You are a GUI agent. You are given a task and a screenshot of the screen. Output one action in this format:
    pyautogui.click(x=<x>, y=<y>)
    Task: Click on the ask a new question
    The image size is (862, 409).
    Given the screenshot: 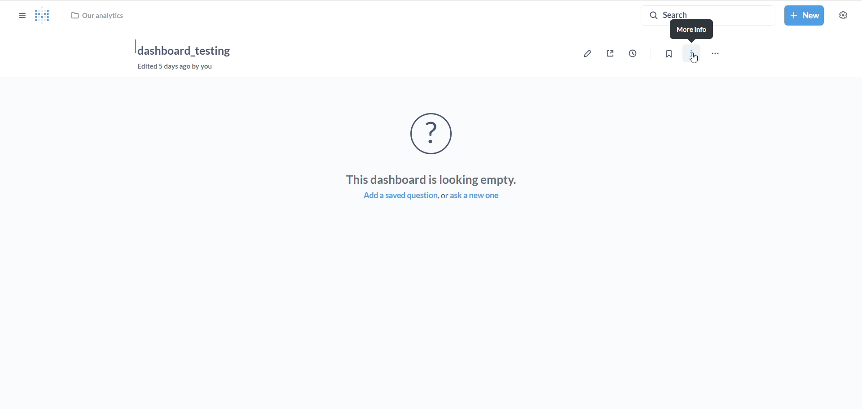 What is the action you would take?
    pyautogui.click(x=483, y=196)
    